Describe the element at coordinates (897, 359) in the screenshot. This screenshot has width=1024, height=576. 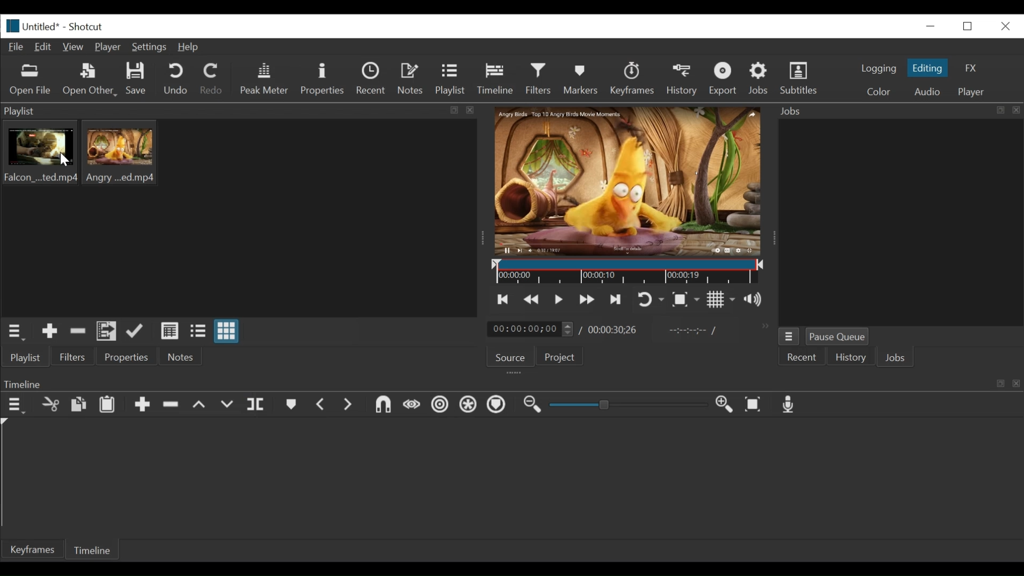
I see `JOBS` at that location.